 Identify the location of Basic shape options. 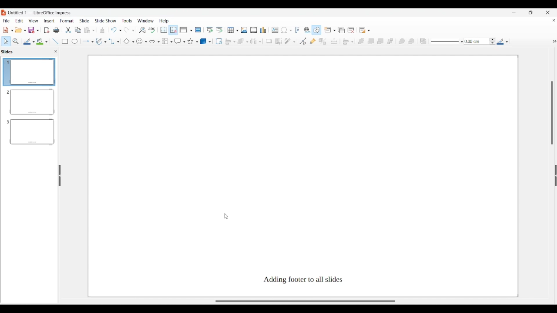
(129, 41).